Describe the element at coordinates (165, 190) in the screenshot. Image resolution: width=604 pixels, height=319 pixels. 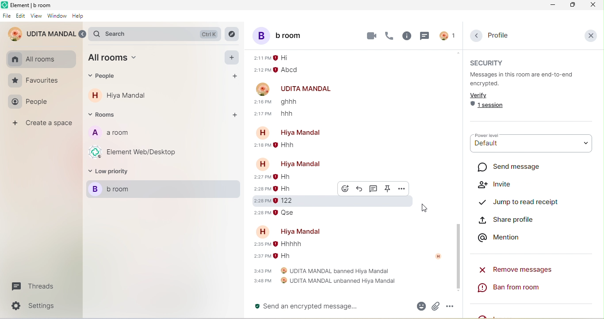
I see `b room` at that location.